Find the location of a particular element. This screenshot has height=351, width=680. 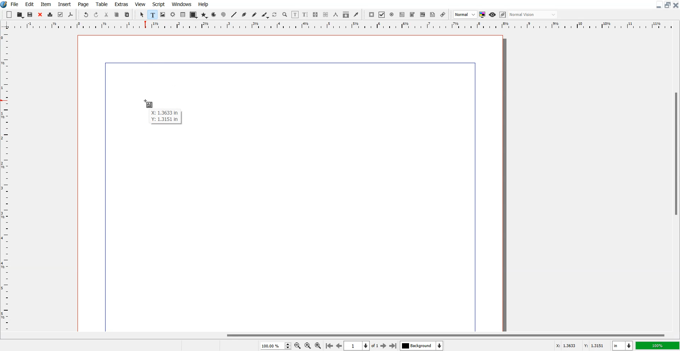

Copy item properties is located at coordinates (346, 15).